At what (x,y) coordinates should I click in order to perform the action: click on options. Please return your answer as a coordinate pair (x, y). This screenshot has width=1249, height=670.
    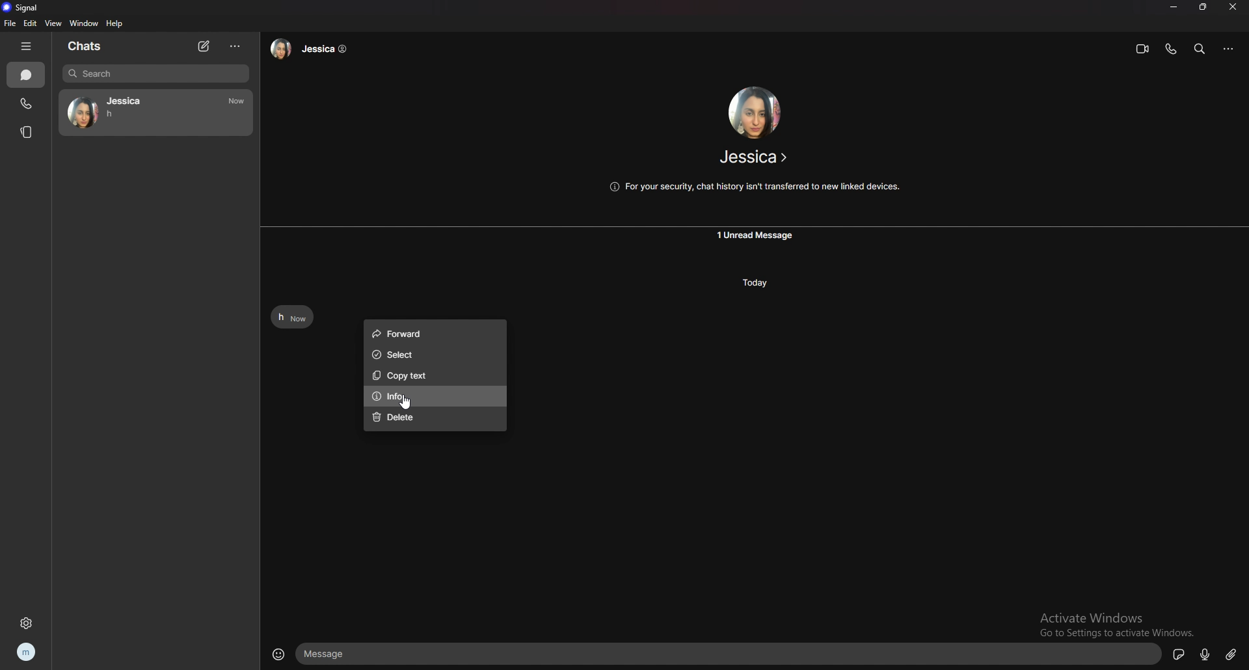
    Looking at the image, I should click on (234, 47).